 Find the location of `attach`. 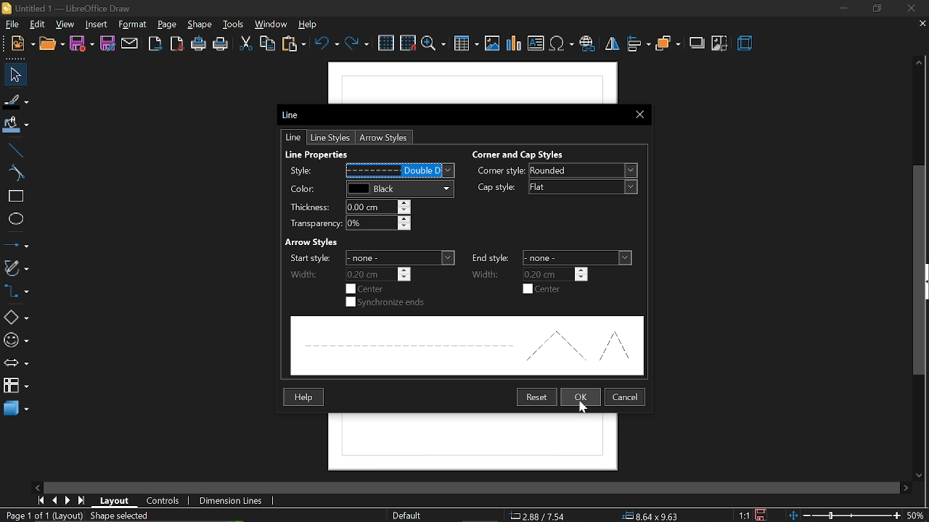

attach is located at coordinates (131, 43).